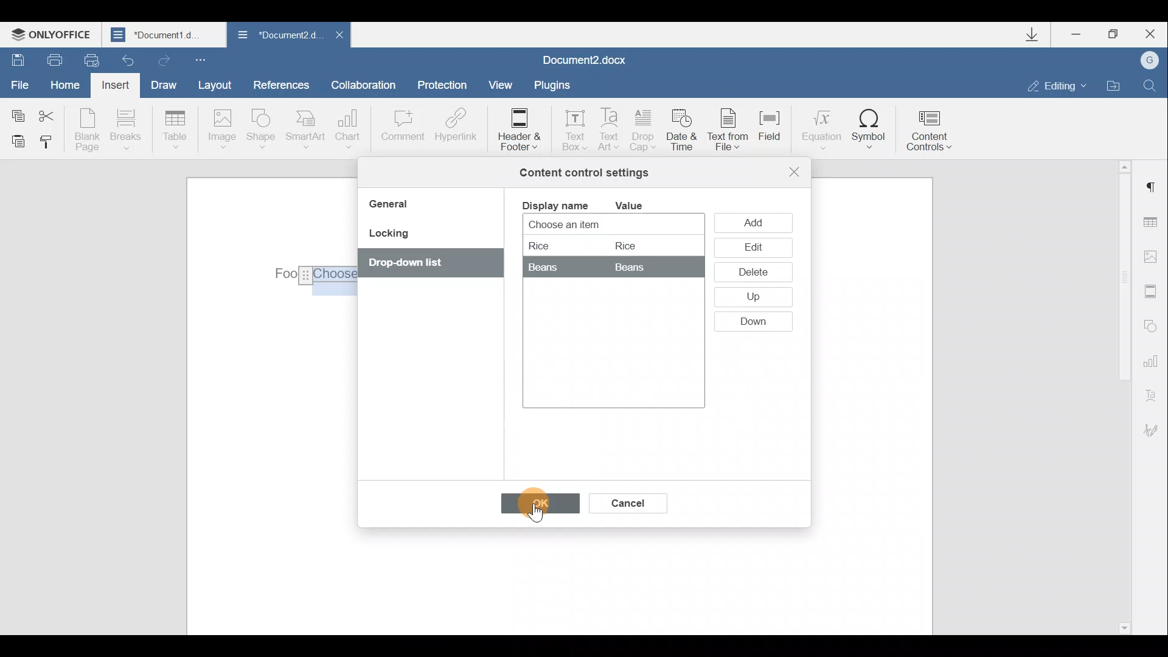  What do you see at coordinates (731, 131) in the screenshot?
I see `Text from file` at bounding box center [731, 131].